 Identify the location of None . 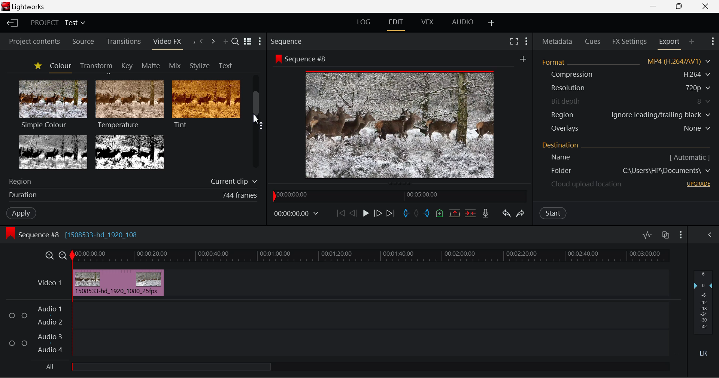
(698, 128).